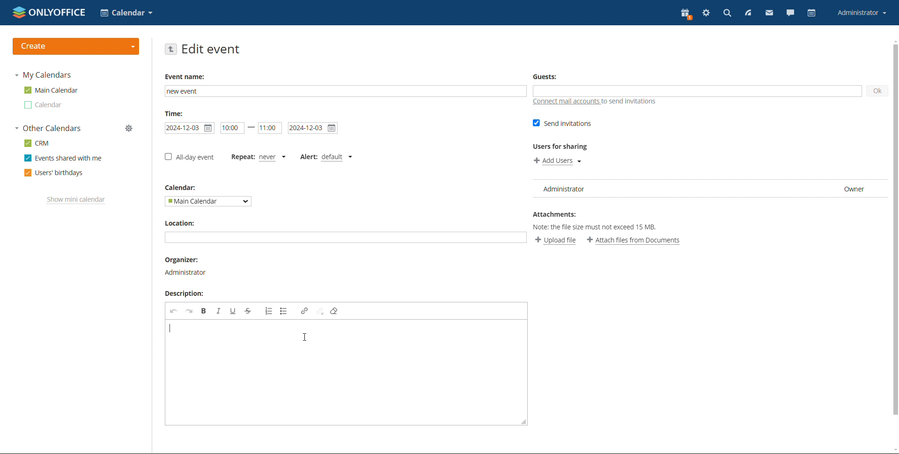  I want to click on main calendar, so click(52, 90).